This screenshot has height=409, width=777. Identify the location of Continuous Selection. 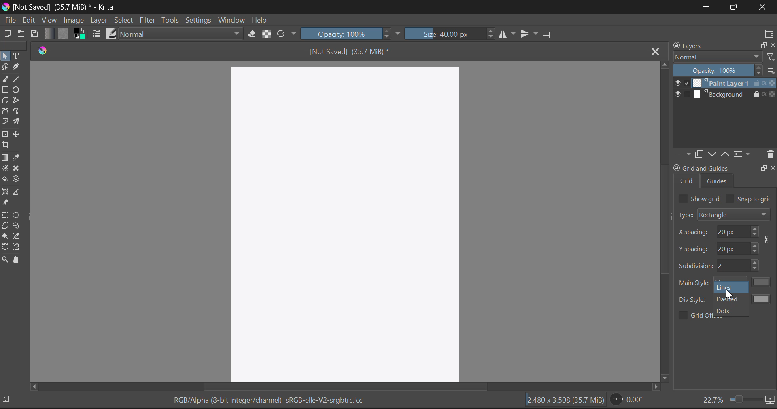
(5, 236).